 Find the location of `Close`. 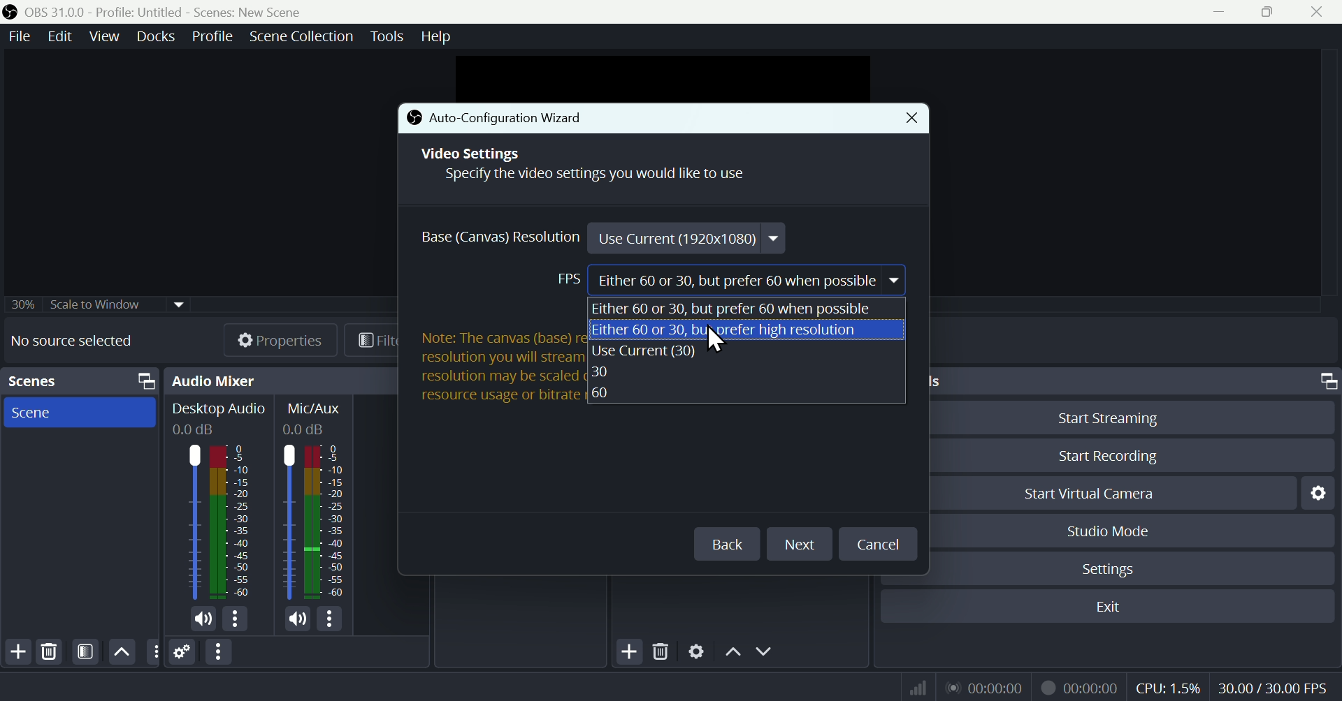

Close is located at coordinates (910, 119).